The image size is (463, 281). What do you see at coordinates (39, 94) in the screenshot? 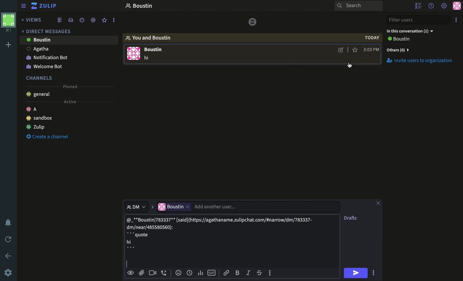
I see `General` at bounding box center [39, 94].